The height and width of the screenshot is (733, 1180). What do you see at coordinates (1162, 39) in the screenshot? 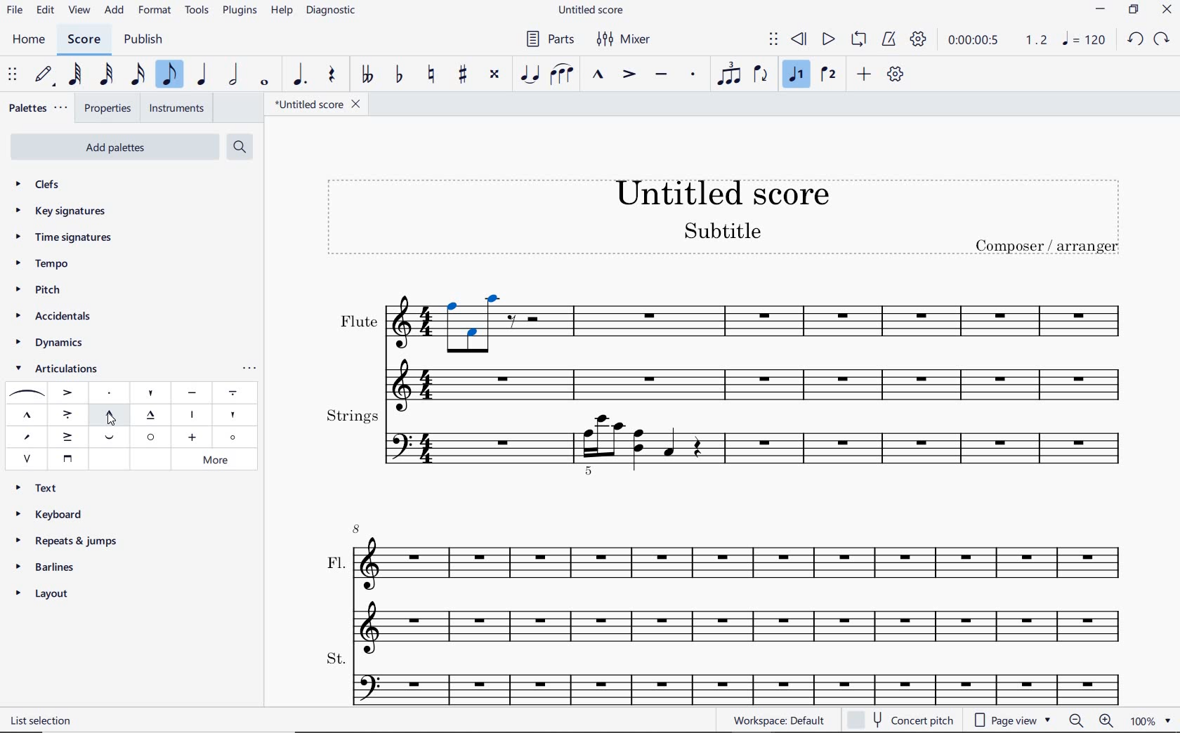
I see `redo` at bounding box center [1162, 39].